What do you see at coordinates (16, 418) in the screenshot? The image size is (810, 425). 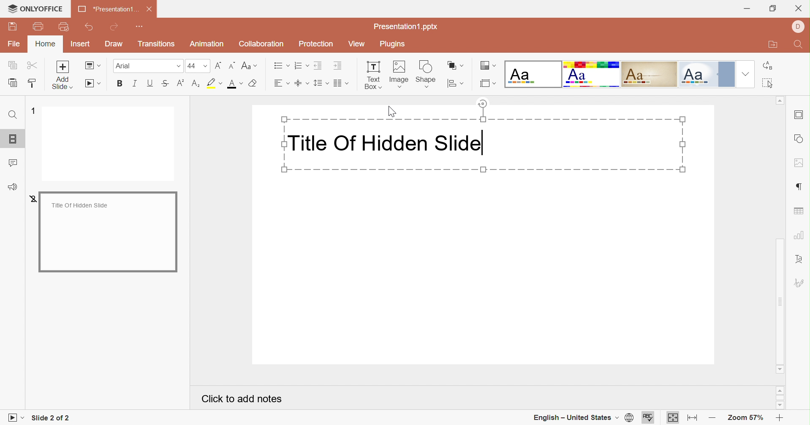 I see `Start slideshow` at bounding box center [16, 418].